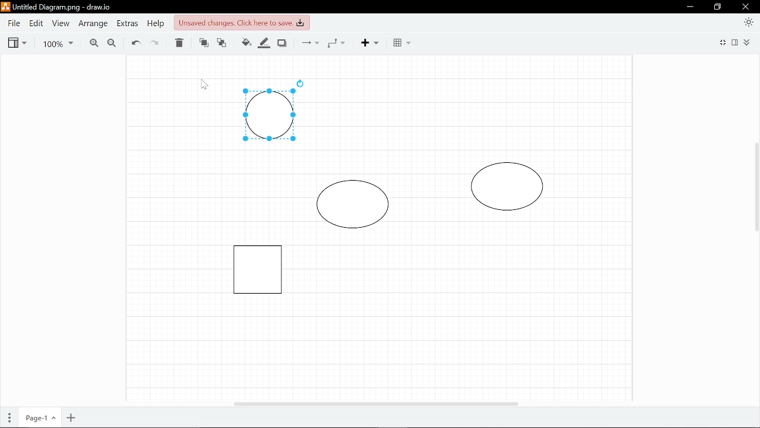 The height and width of the screenshot is (428, 760). Describe the element at coordinates (746, 7) in the screenshot. I see `Close window` at that location.